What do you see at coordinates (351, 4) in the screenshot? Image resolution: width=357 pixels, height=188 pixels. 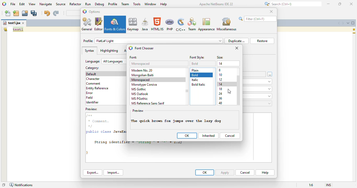 I see `close` at bounding box center [351, 4].